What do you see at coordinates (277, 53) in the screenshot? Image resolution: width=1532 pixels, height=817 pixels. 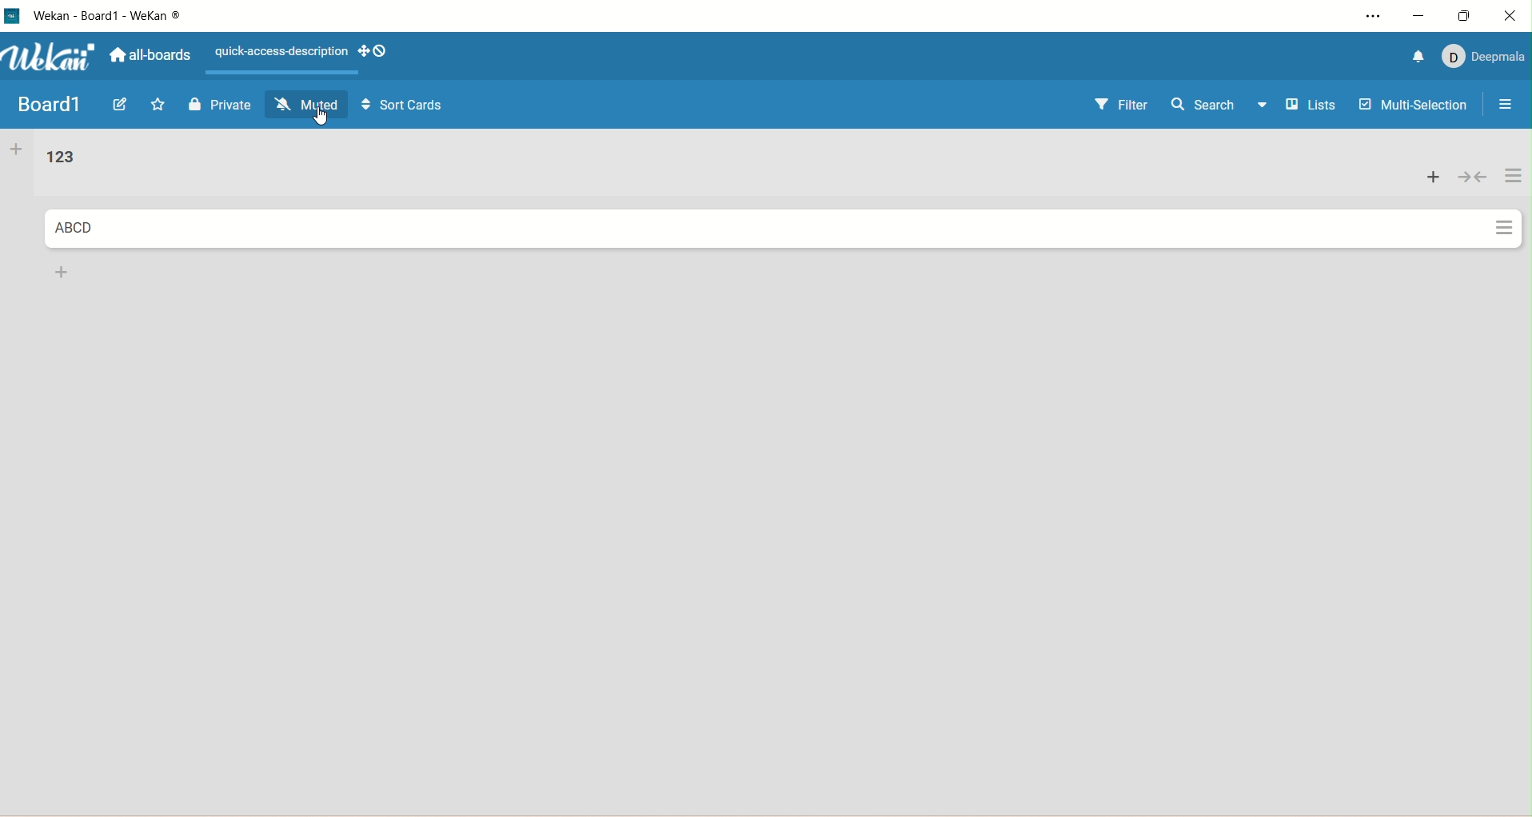 I see `text` at bounding box center [277, 53].